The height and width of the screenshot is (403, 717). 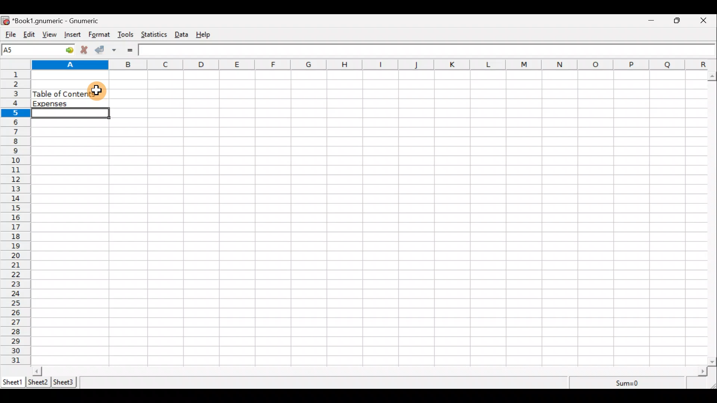 What do you see at coordinates (427, 49) in the screenshot?
I see `Formula bar` at bounding box center [427, 49].